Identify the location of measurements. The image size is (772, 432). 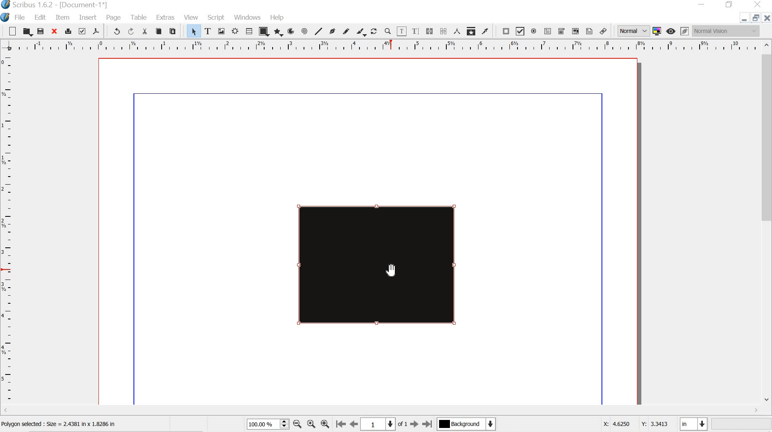
(456, 31).